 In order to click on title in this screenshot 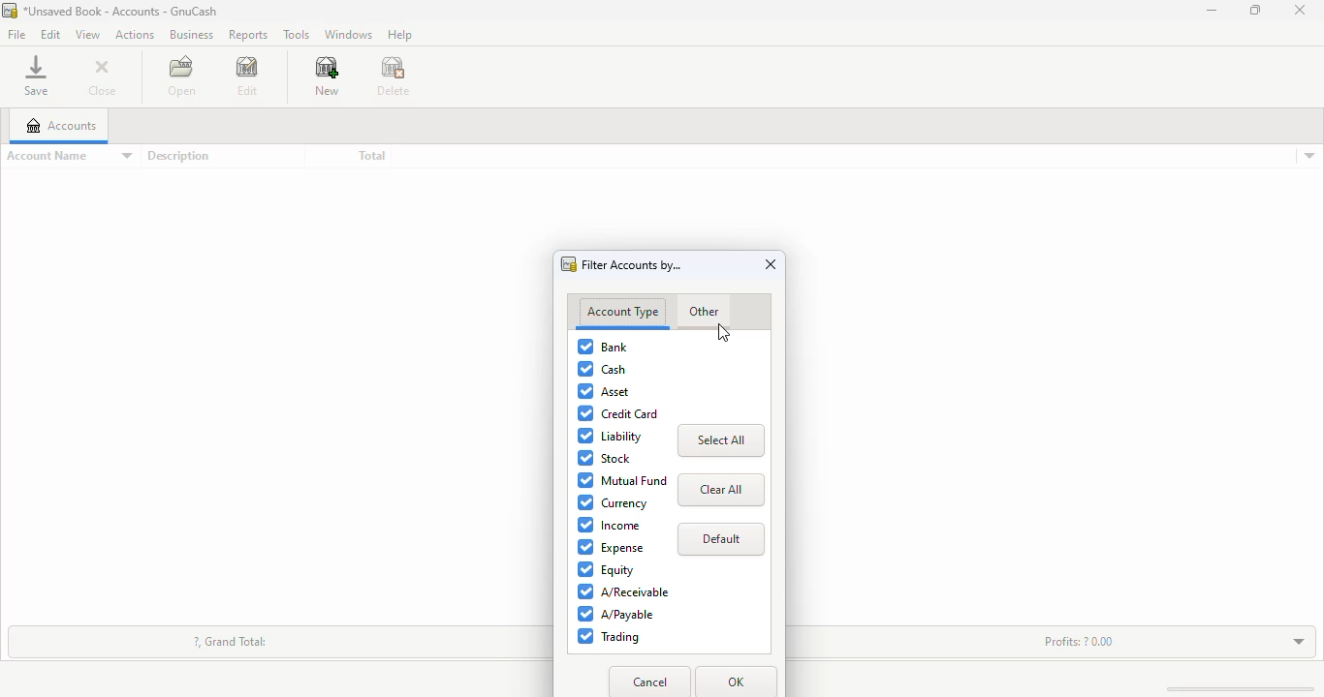, I will do `click(120, 11)`.